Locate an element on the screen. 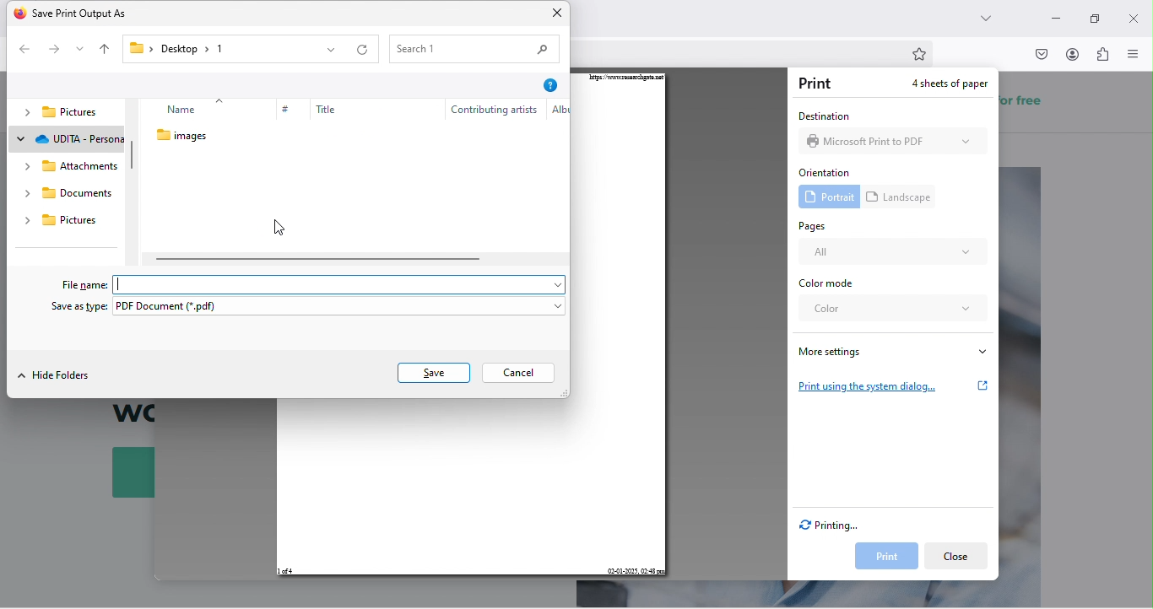 The width and height of the screenshot is (1153, 609). 02-01-2025, 02:48 pm is located at coordinates (637, 569).